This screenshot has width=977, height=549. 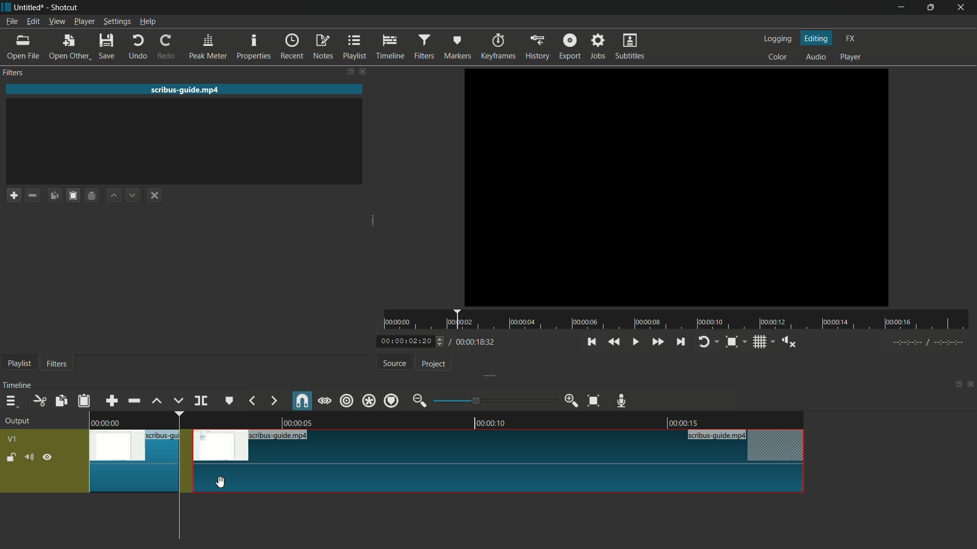 What do you see at coordinates (134, 401) in the screenshot?
I see `ripple delete` at bounding box center [134, 401].